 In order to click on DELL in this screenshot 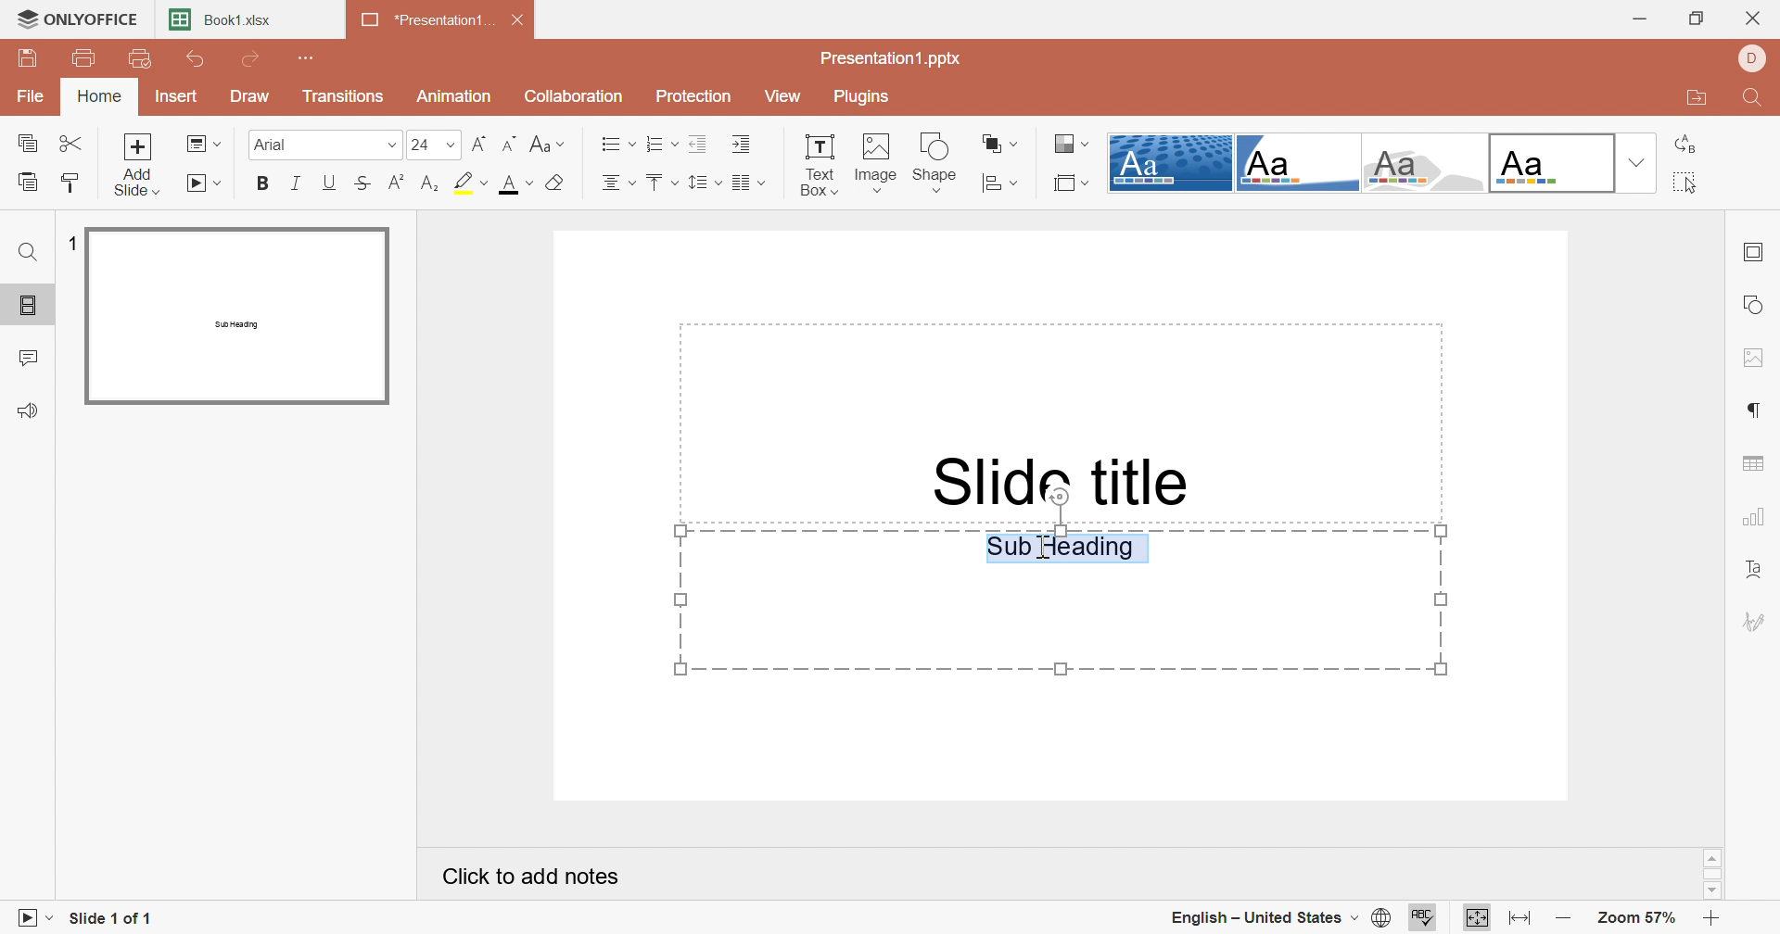, I will do `click(1755, 57)`.